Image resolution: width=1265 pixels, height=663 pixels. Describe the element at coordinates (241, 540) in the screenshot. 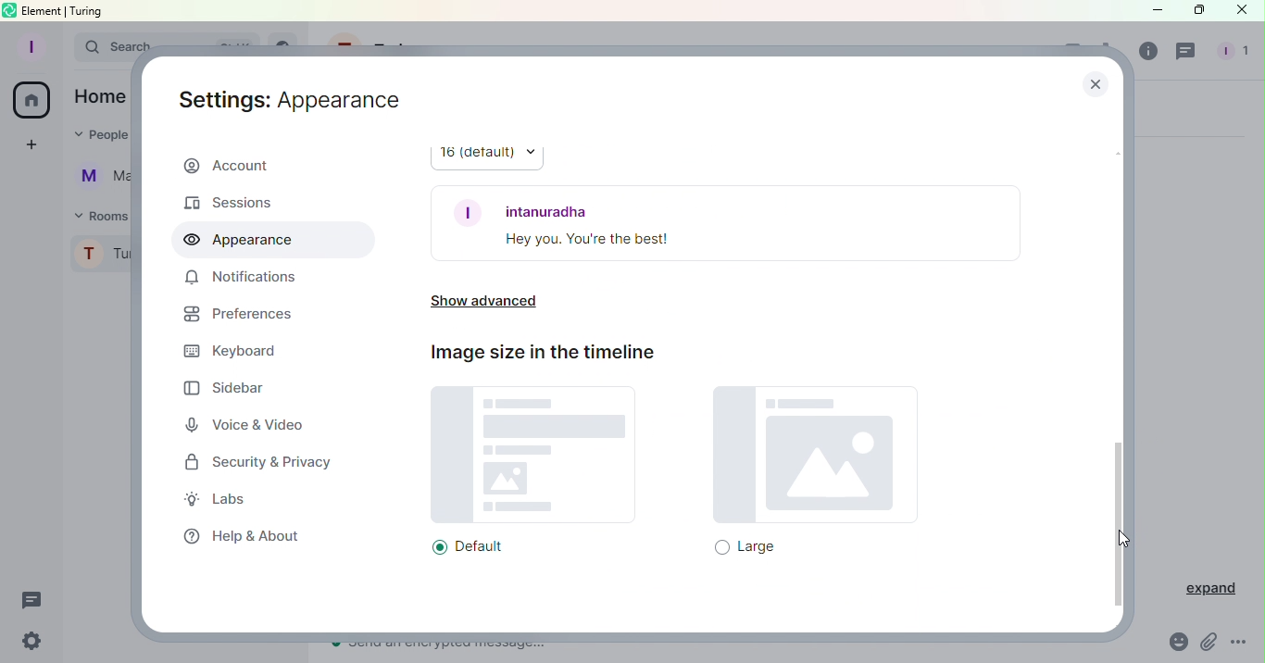

I see `Help and about` at that location.